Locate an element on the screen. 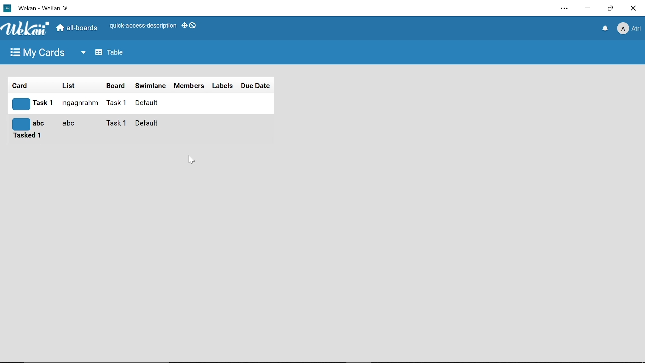 This screenshot has height=363, width=645. More is located at coordinates (84, 52).